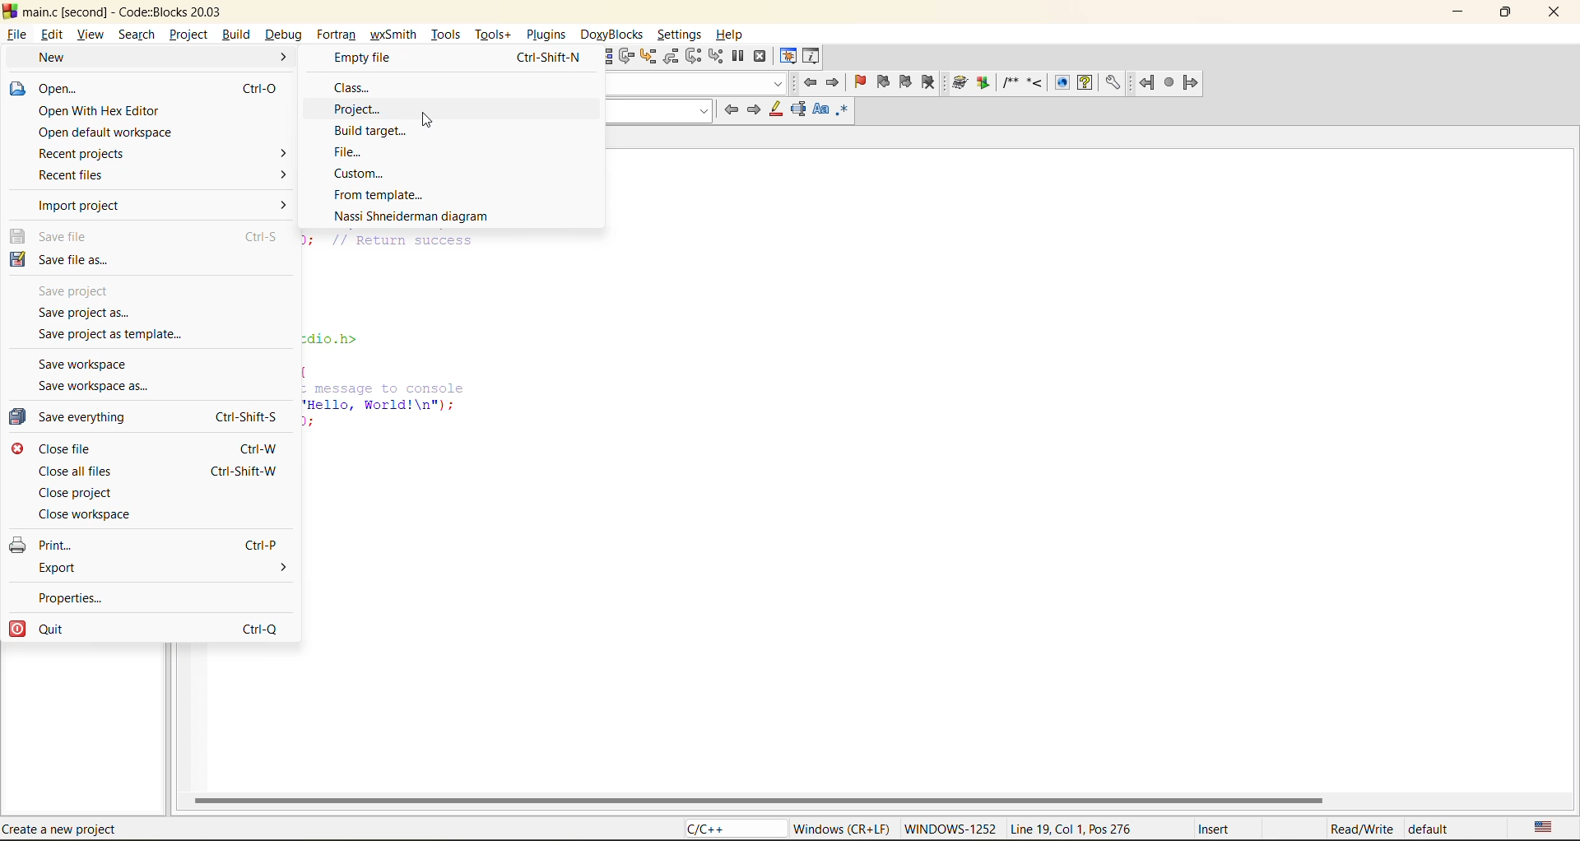  What do you see at coordinates (374, 128) in the screenshot?
I see `build target` at bounding box center [374, 128].